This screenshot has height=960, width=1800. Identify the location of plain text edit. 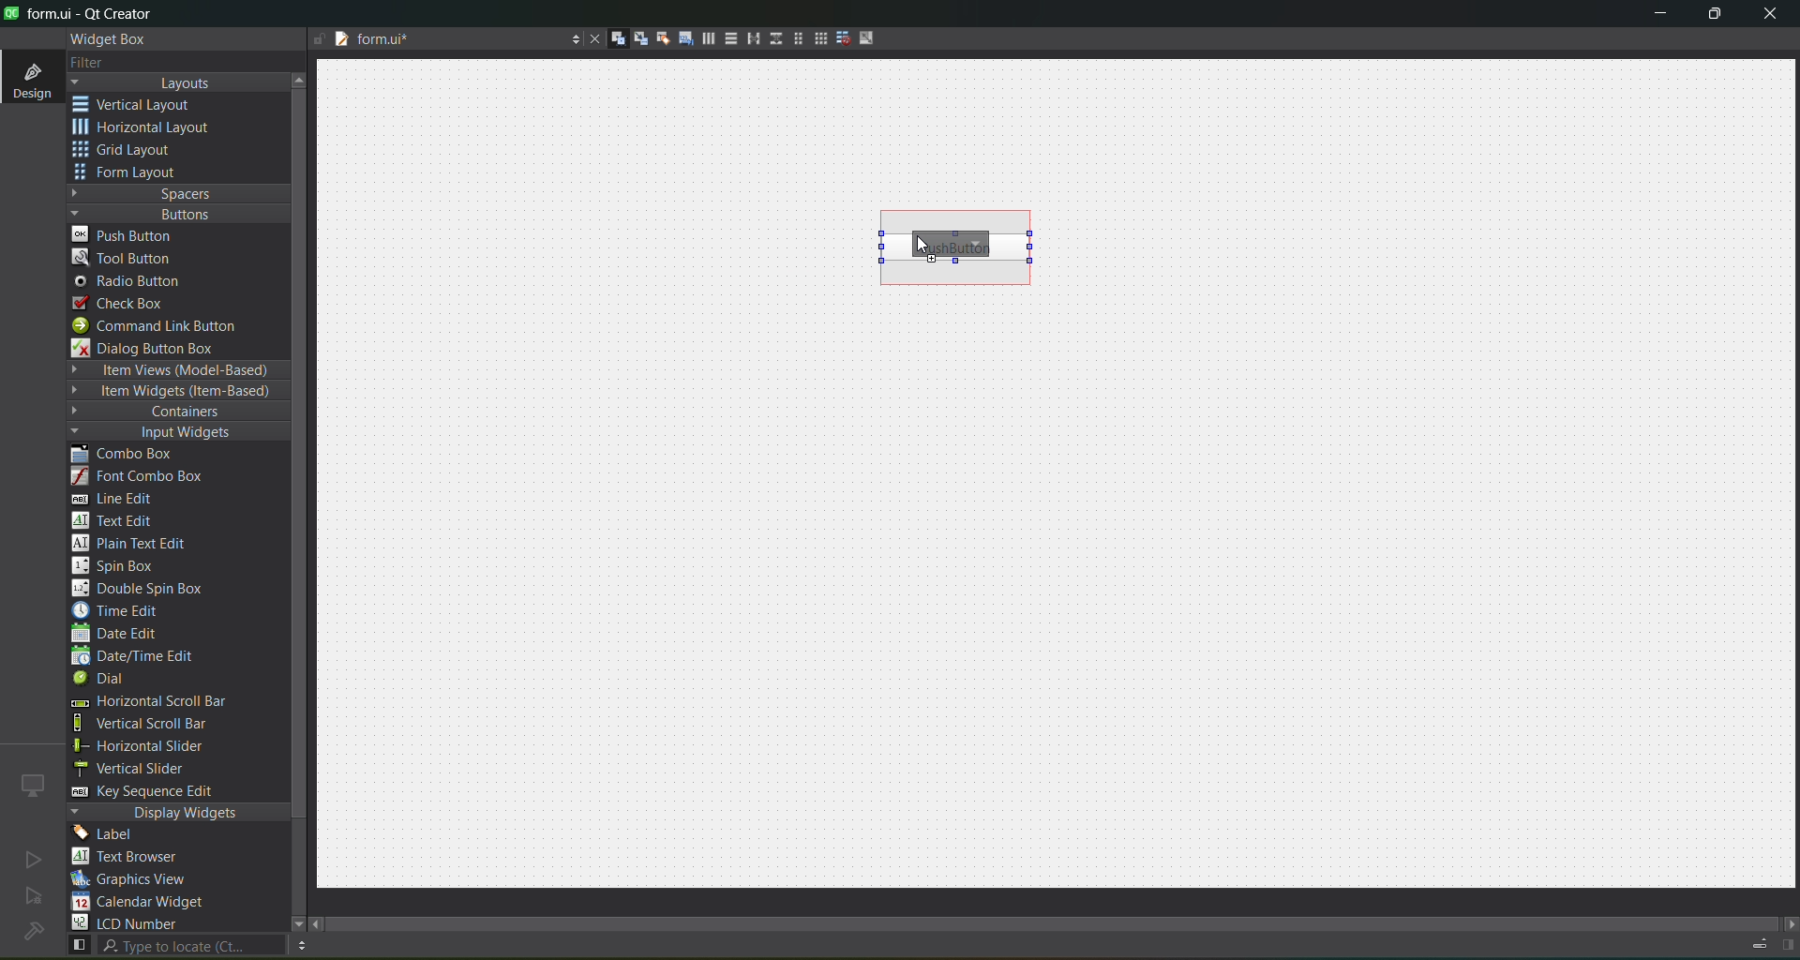
(137, 545).